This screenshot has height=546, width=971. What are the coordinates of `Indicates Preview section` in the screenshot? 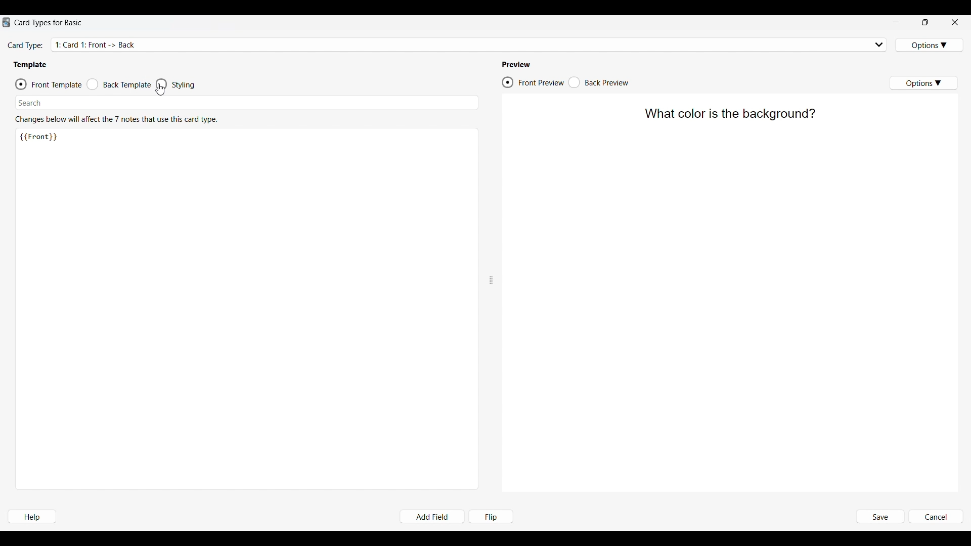 It's located at (518, 65).